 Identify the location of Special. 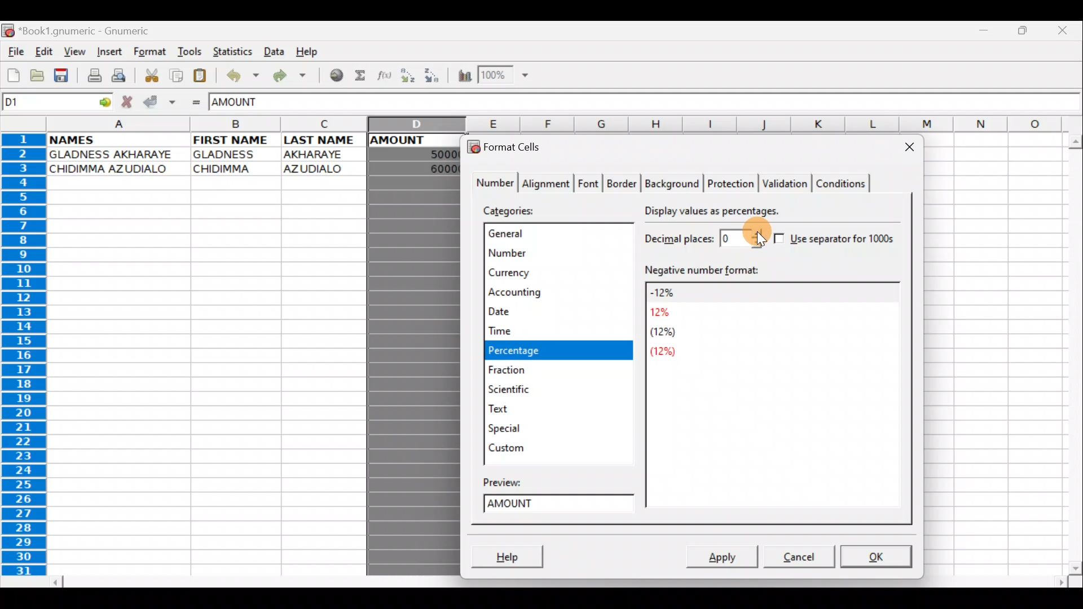
(510, 428).